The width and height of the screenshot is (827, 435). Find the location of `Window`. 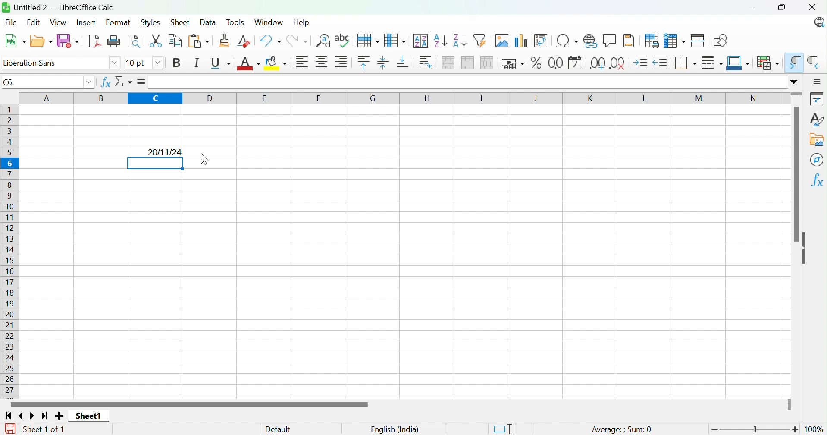

Window is located at coordinates (268, 22).